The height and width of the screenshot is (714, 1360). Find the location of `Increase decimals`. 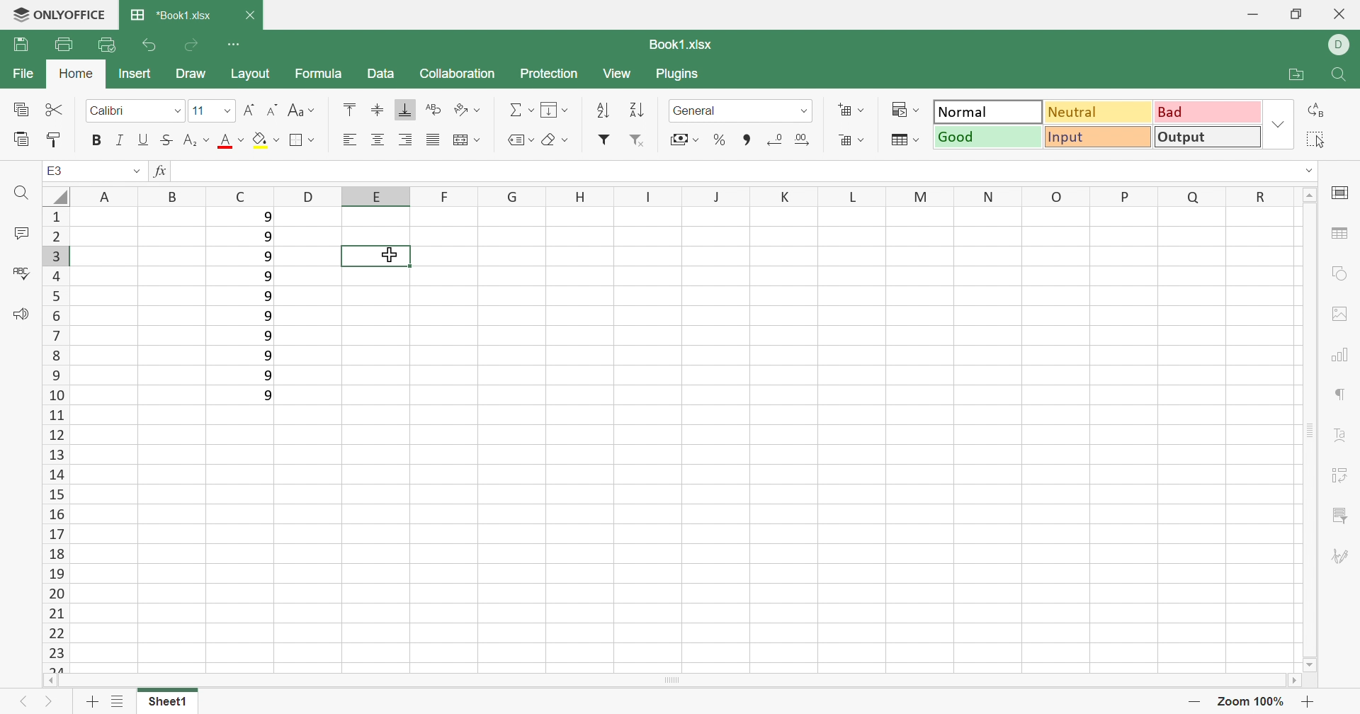

Increase decimals is located at coordinates (807, 140).